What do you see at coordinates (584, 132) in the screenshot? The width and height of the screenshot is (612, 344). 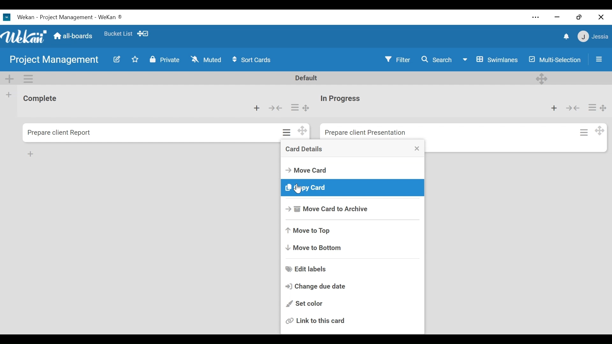 I see `Card actions` at bounding box center [584, 132].